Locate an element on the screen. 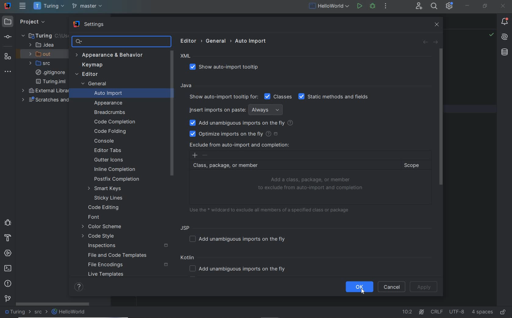 The width and height of the screenshot is (512, 318). database is located at coordinates (504, 53).